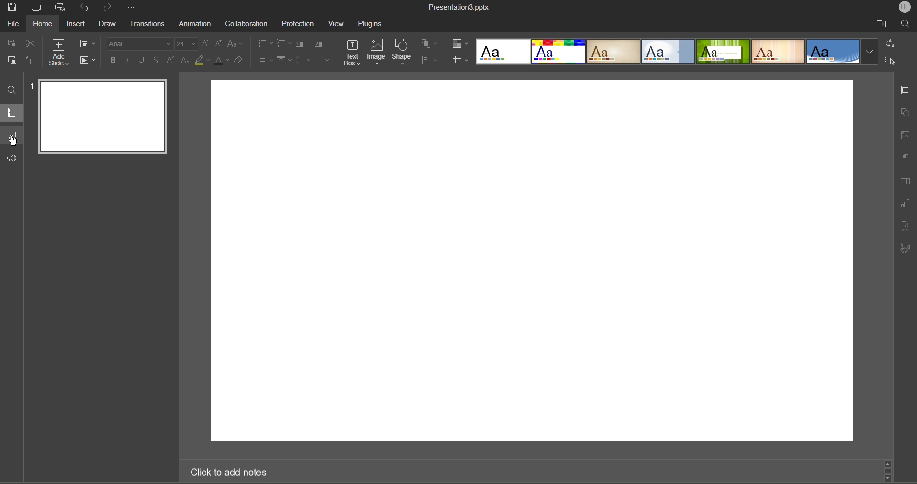 The height and width of the screenshot is (484, 917). Describe the element at coordinates (460, 61) in the screenshot. I see `Slide Size Settings` at that location.